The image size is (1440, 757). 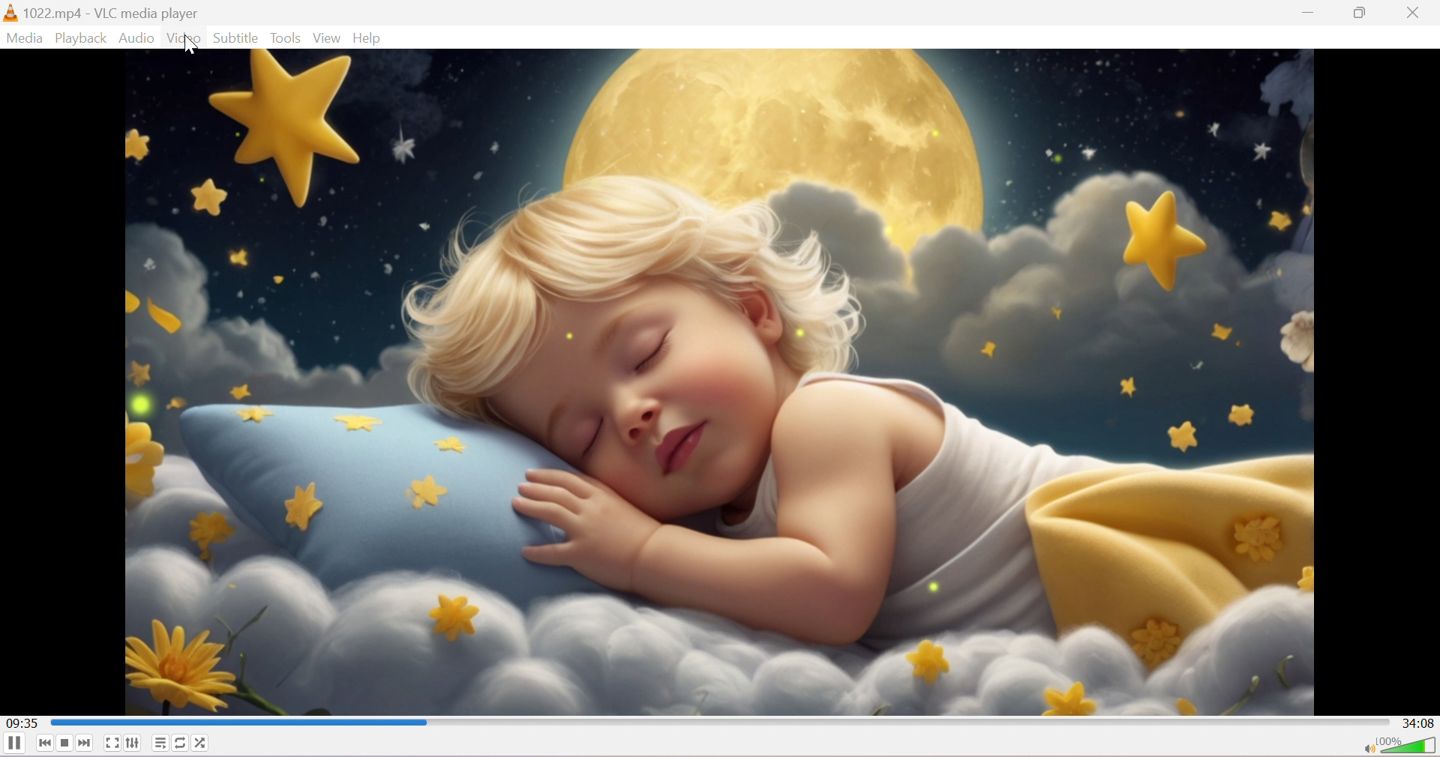 What do you see at coordinates (324, 37) in the screenshot?
I see `View` at bounding box center [324, 37].